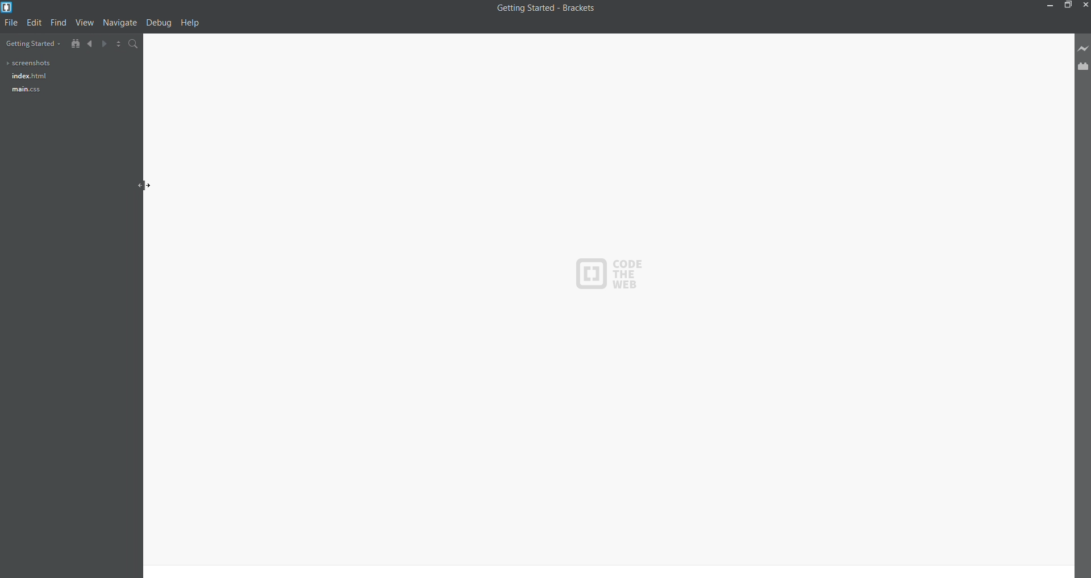 Image resolution: width=1091 pixels, height=578 pixels. Describe the element at coordinates (132, 44) in the screenshot. I see `search` at that location.